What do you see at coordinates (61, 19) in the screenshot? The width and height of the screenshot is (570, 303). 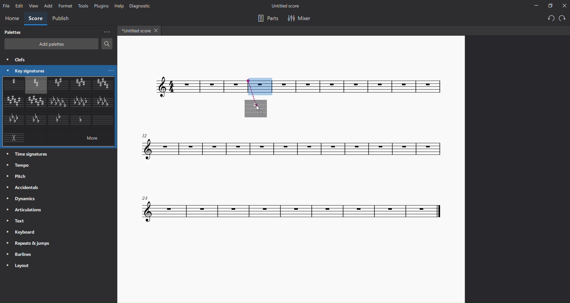 I see `publish` at bounding box center [61, 19].